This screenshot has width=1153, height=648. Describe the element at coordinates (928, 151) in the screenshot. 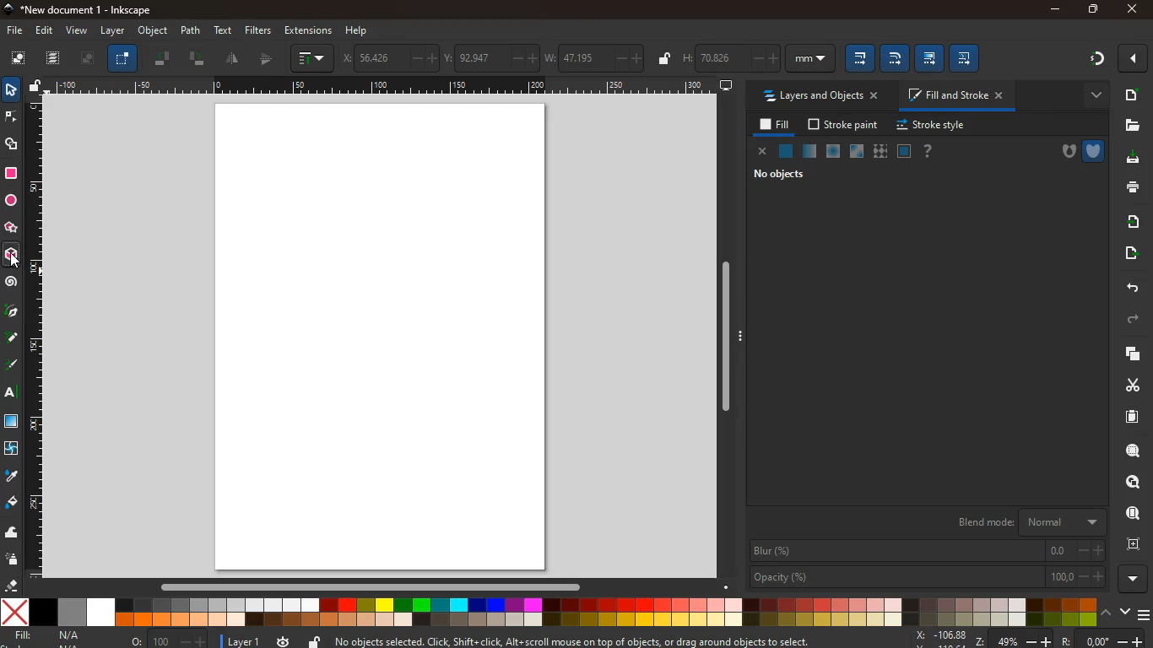

I see `help` at that location.